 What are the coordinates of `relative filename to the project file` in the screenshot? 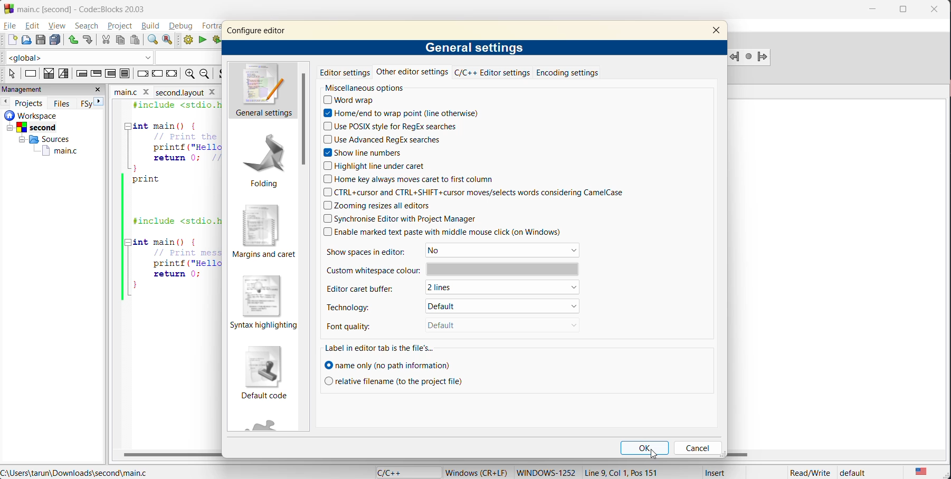 It's located at (393, 381).